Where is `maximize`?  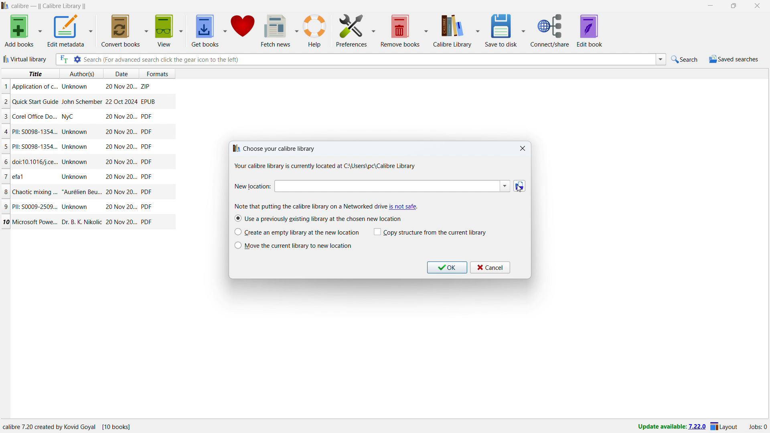
maximize is located at coordinates (734, 6).